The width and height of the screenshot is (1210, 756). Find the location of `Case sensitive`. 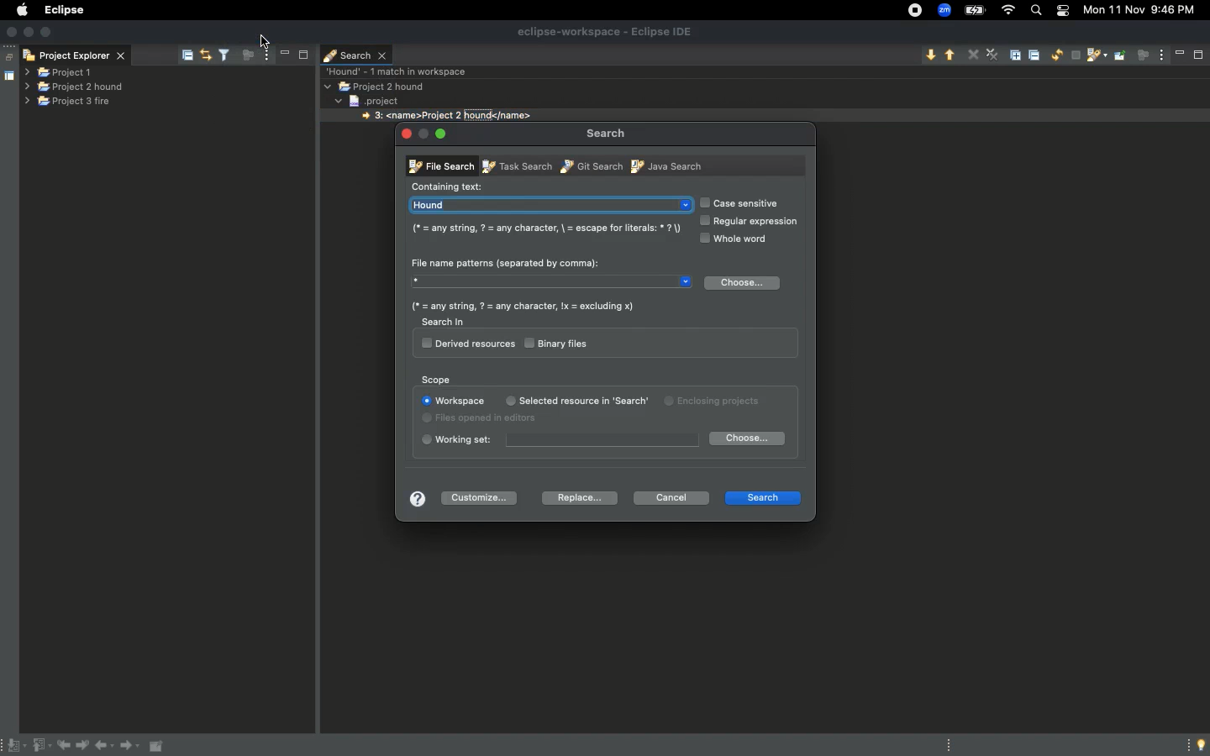

Case sensitive is located at coordinates (744, 203).